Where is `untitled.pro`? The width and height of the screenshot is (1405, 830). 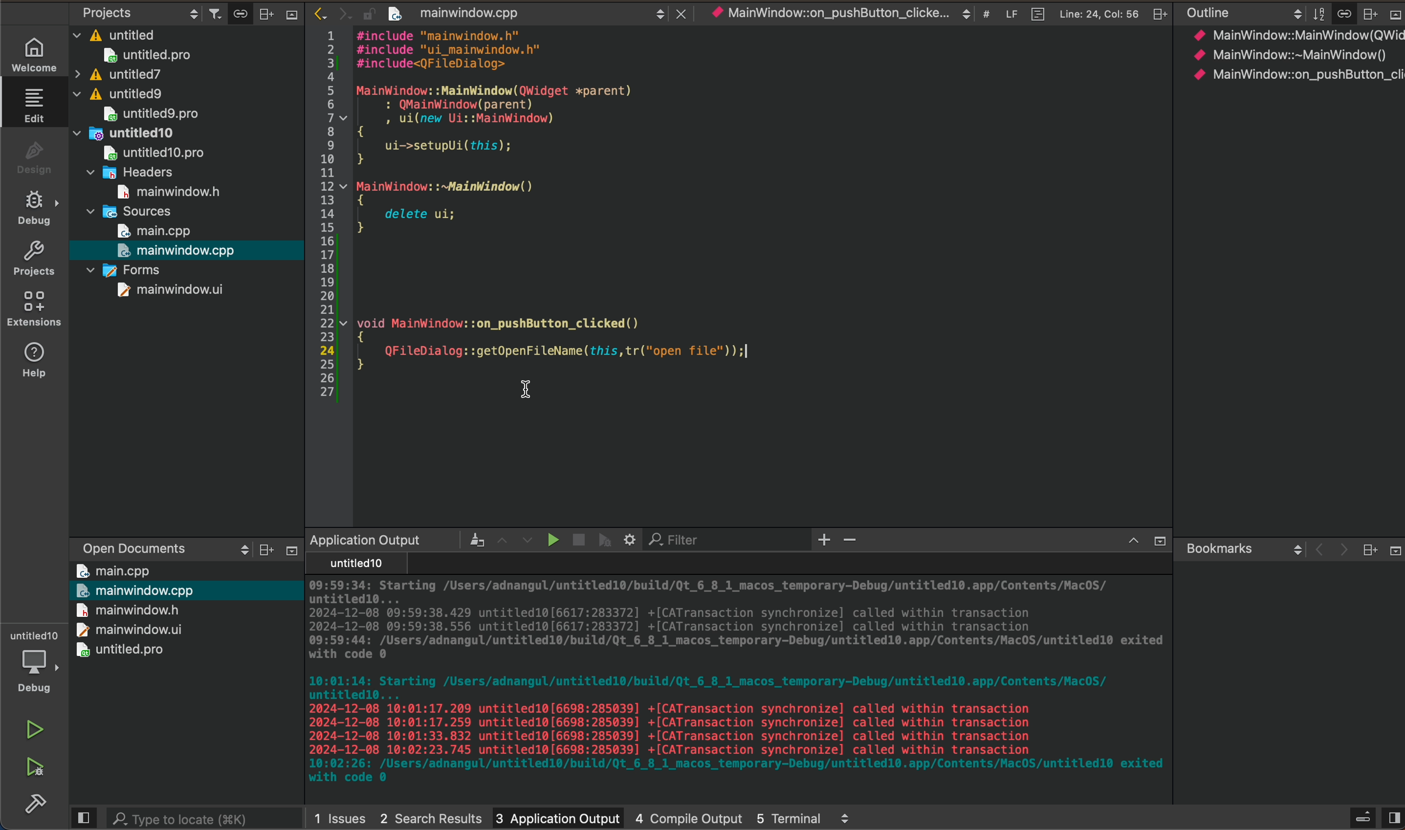
untitled.pro is located at coordinates (147, 55).